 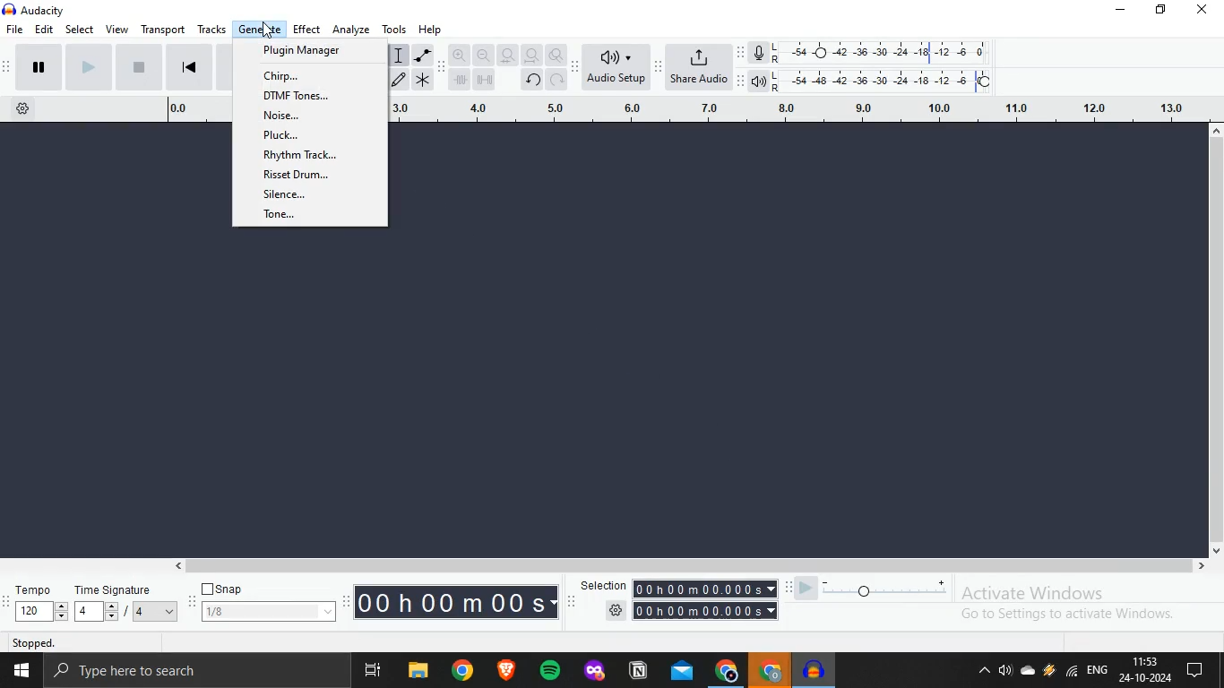 I want to click on Fit Project, so click(x=531, y=55).